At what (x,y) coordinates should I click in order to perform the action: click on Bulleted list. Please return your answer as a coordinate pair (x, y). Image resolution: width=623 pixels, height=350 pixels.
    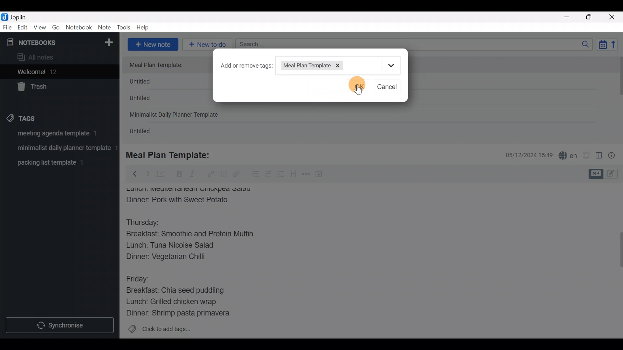
    Looking at the image, I should click on (254, 174).